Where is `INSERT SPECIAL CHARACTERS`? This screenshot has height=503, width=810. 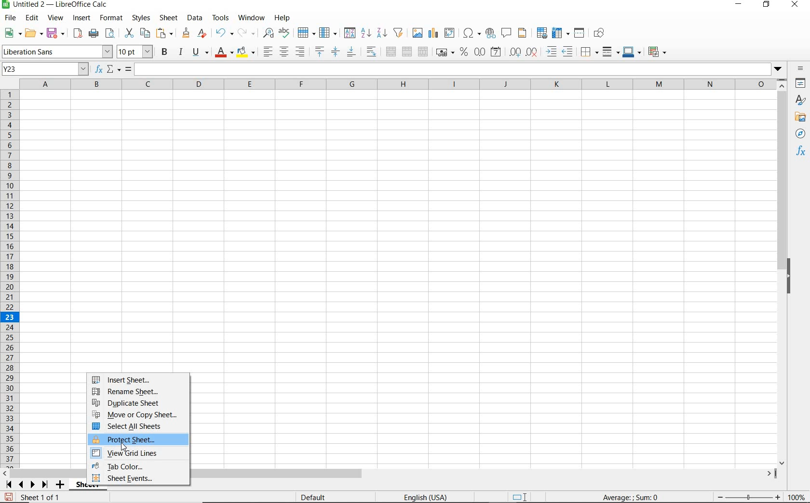
INSERT SPECIAL CHARACTERS is located at coordinates (472, 33).